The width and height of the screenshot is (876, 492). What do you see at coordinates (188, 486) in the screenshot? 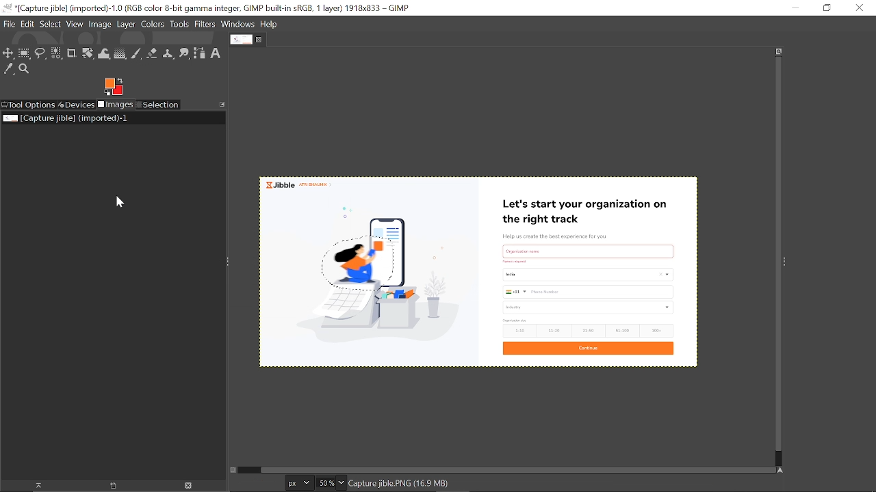
I see `Delete` at bounding box center [188, 486].